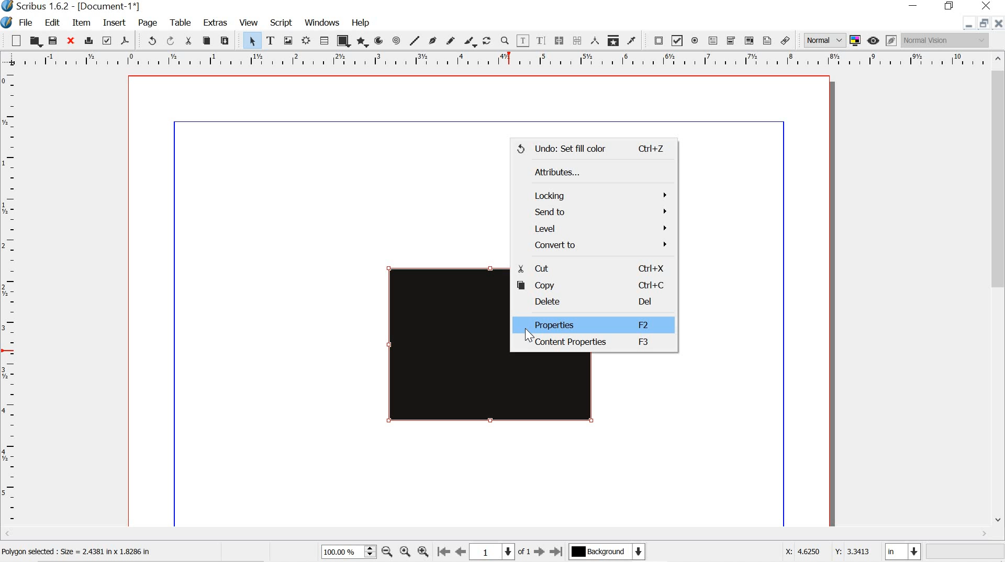  What do you see at coordinates (81, 23) in the screenshot?
I see `item` at bounding box center [81, 23].